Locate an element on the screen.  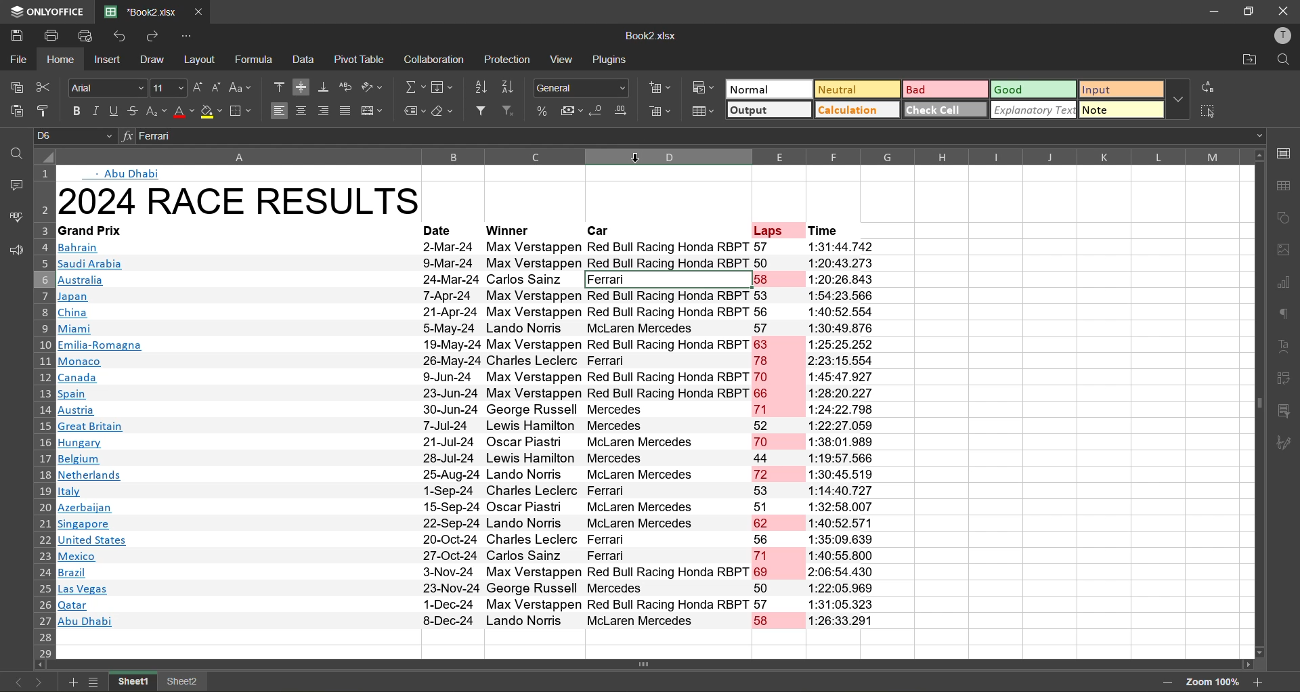
input is located at coordinates (1120, 89).